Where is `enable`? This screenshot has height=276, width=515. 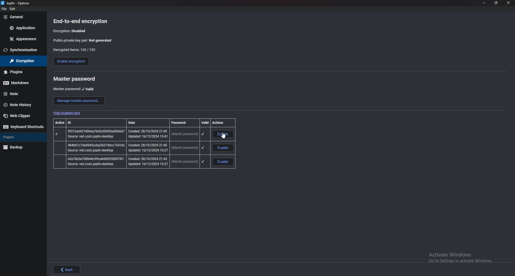
enable is located at coordinates (224, 162).